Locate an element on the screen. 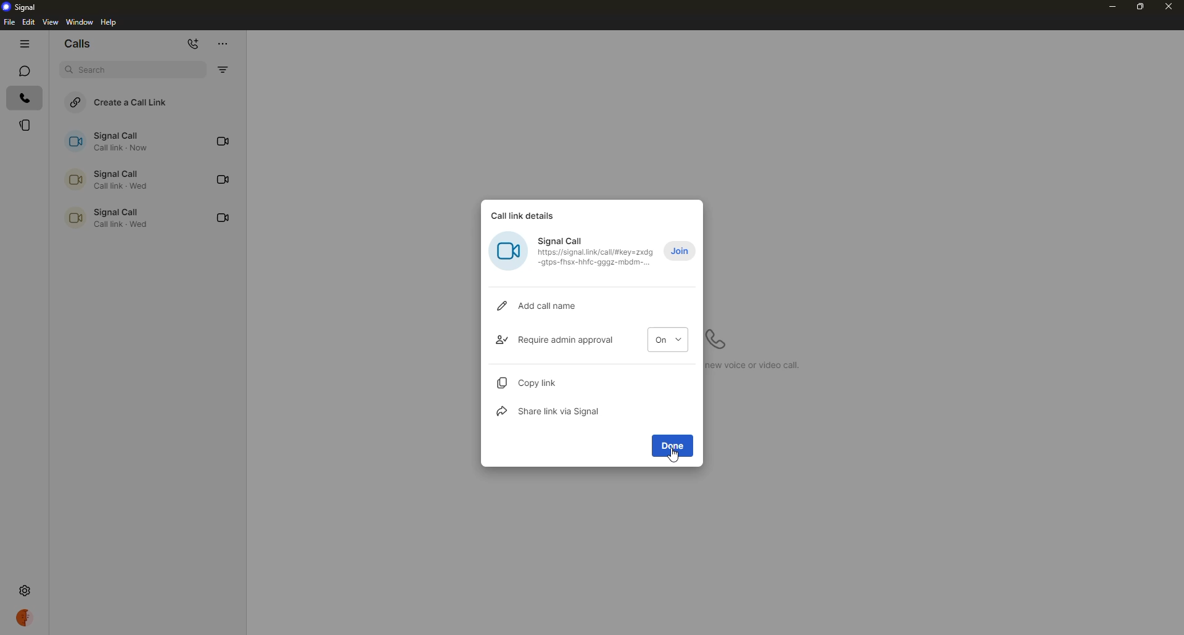  video is located at coordinates (221, 141).